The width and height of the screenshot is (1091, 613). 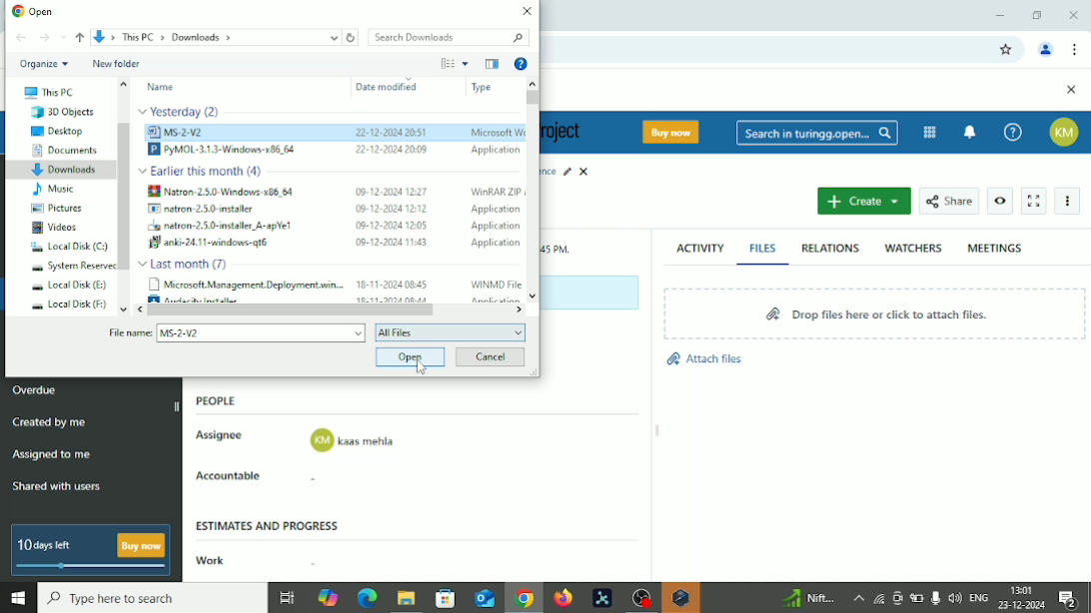 What do you see at coordinates (929, 132) in the screenshot?
I see `Modules` at bounding box center [929, 132].